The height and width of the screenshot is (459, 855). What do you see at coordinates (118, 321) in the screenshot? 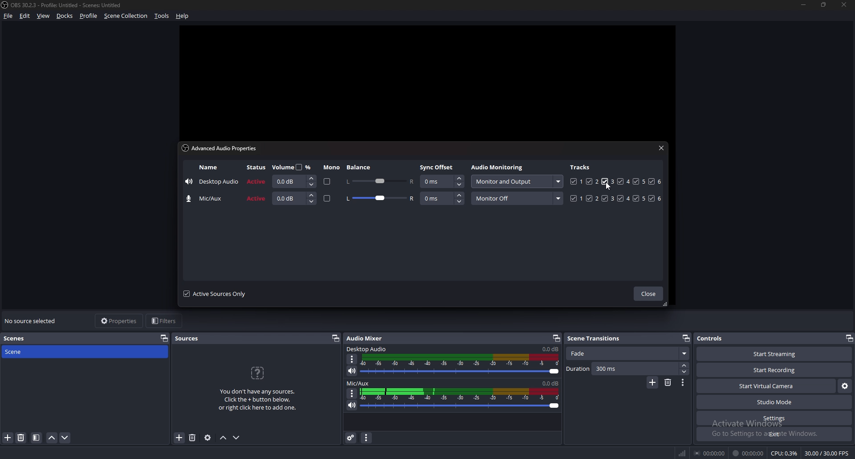
I see `properties` at bounding box center [118, 321].